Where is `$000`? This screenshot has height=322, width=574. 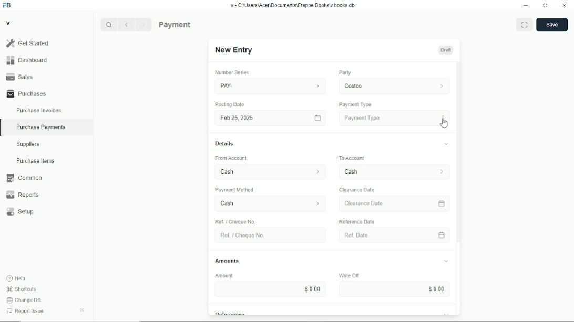 $000 is located at coordinates (273, 289).